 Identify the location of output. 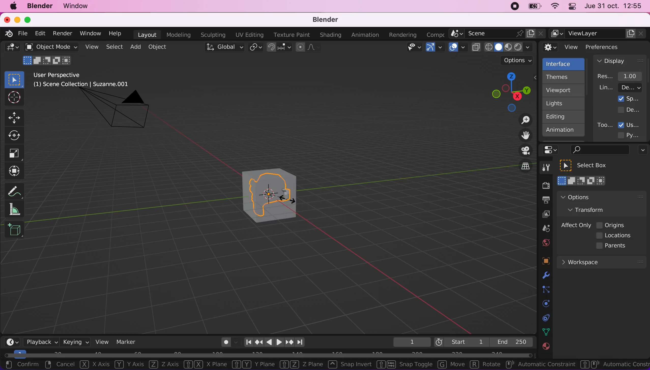
(543, 201).